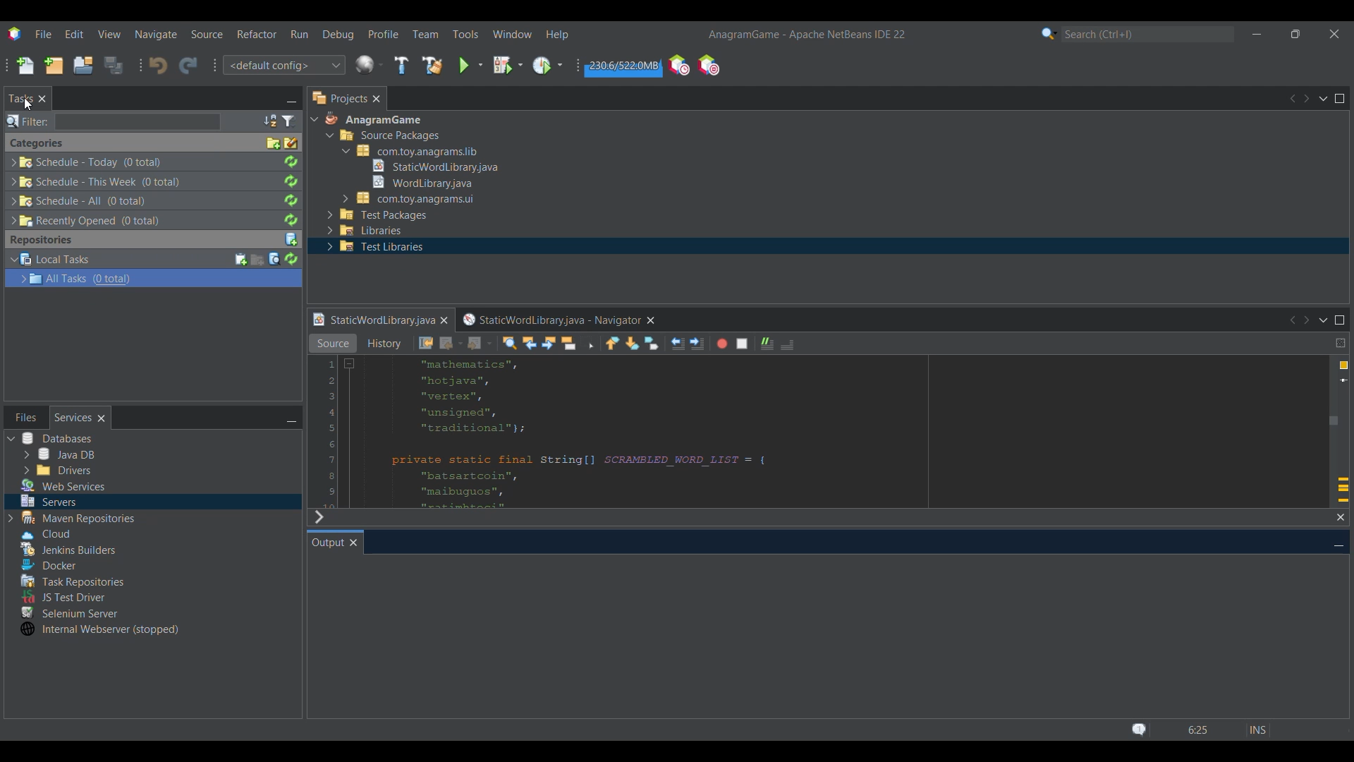  I want to click on Pause I/O checks, so click(708, 65).